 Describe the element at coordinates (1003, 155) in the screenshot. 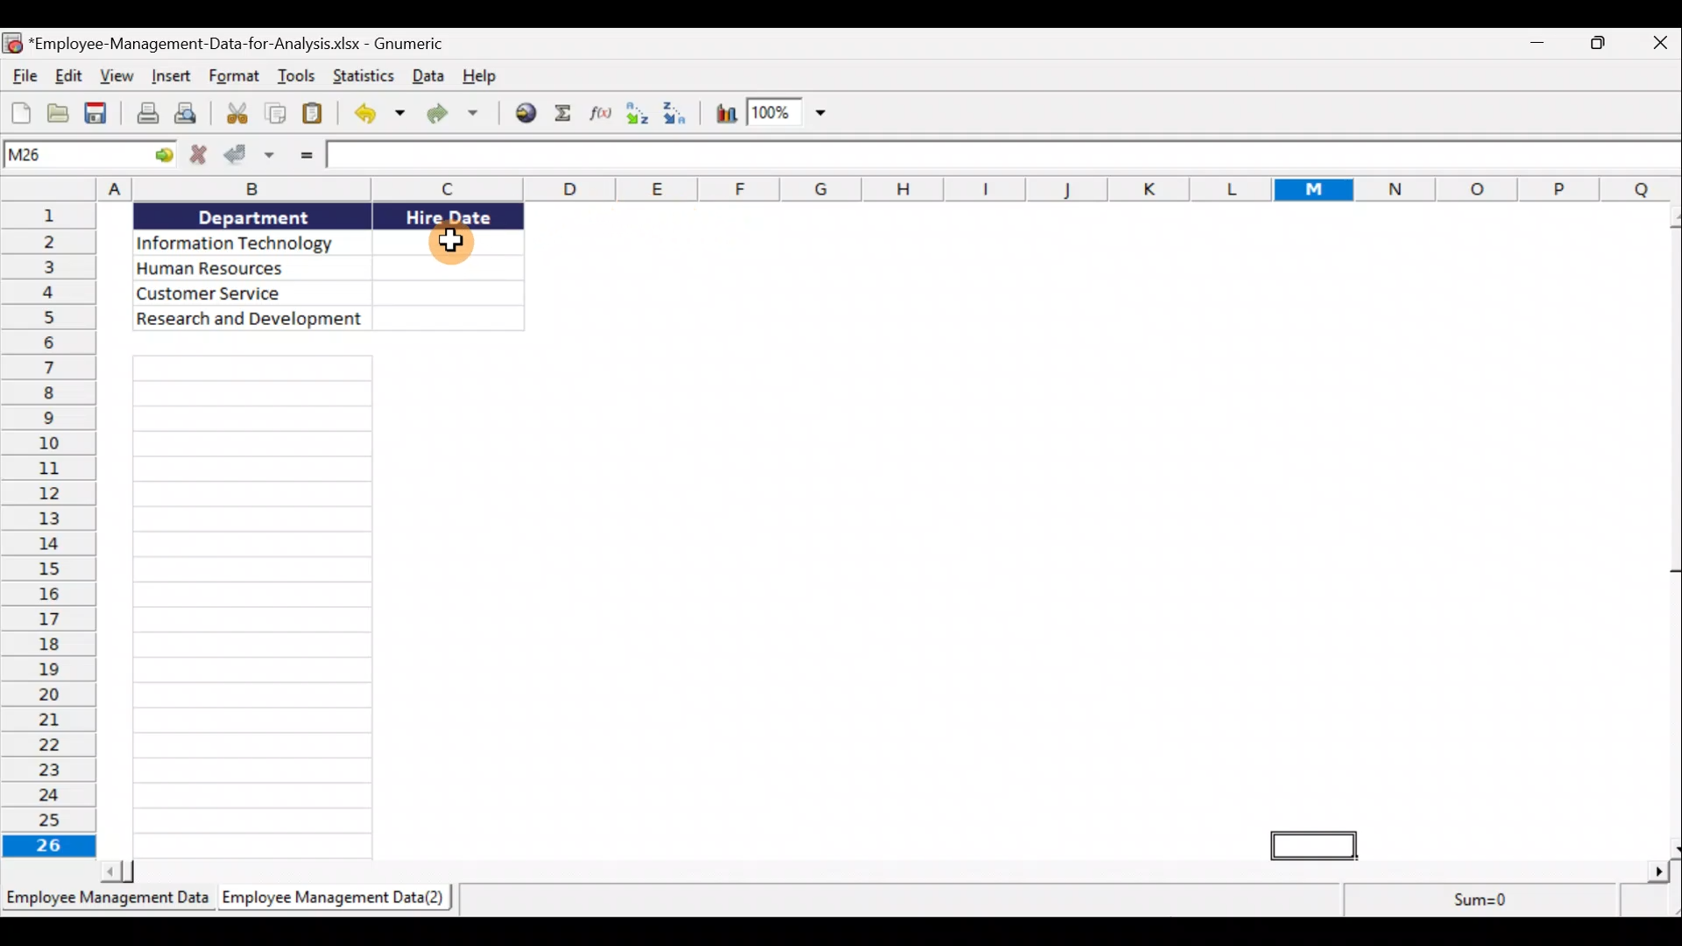

I see `Formula bar` at that location.